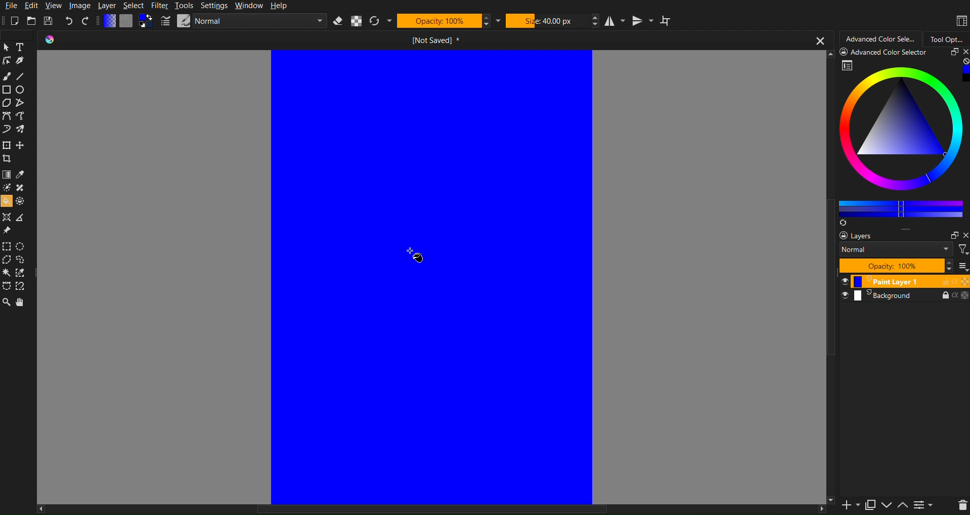  What do you see at coordinates (85, 21) in the screenshot?
I see `Redo` at bounding box center [85, 21].